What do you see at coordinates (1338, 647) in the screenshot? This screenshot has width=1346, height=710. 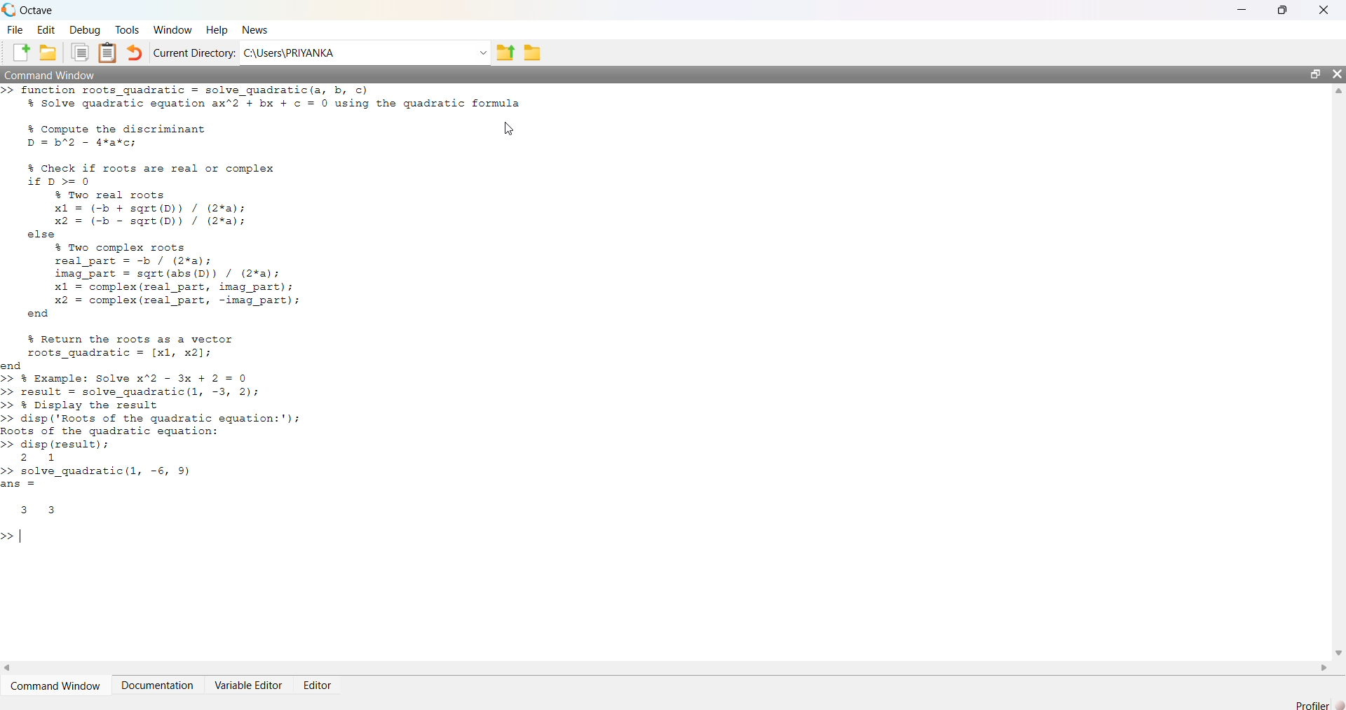 I see `Down` at bounding box center [1338, 647].